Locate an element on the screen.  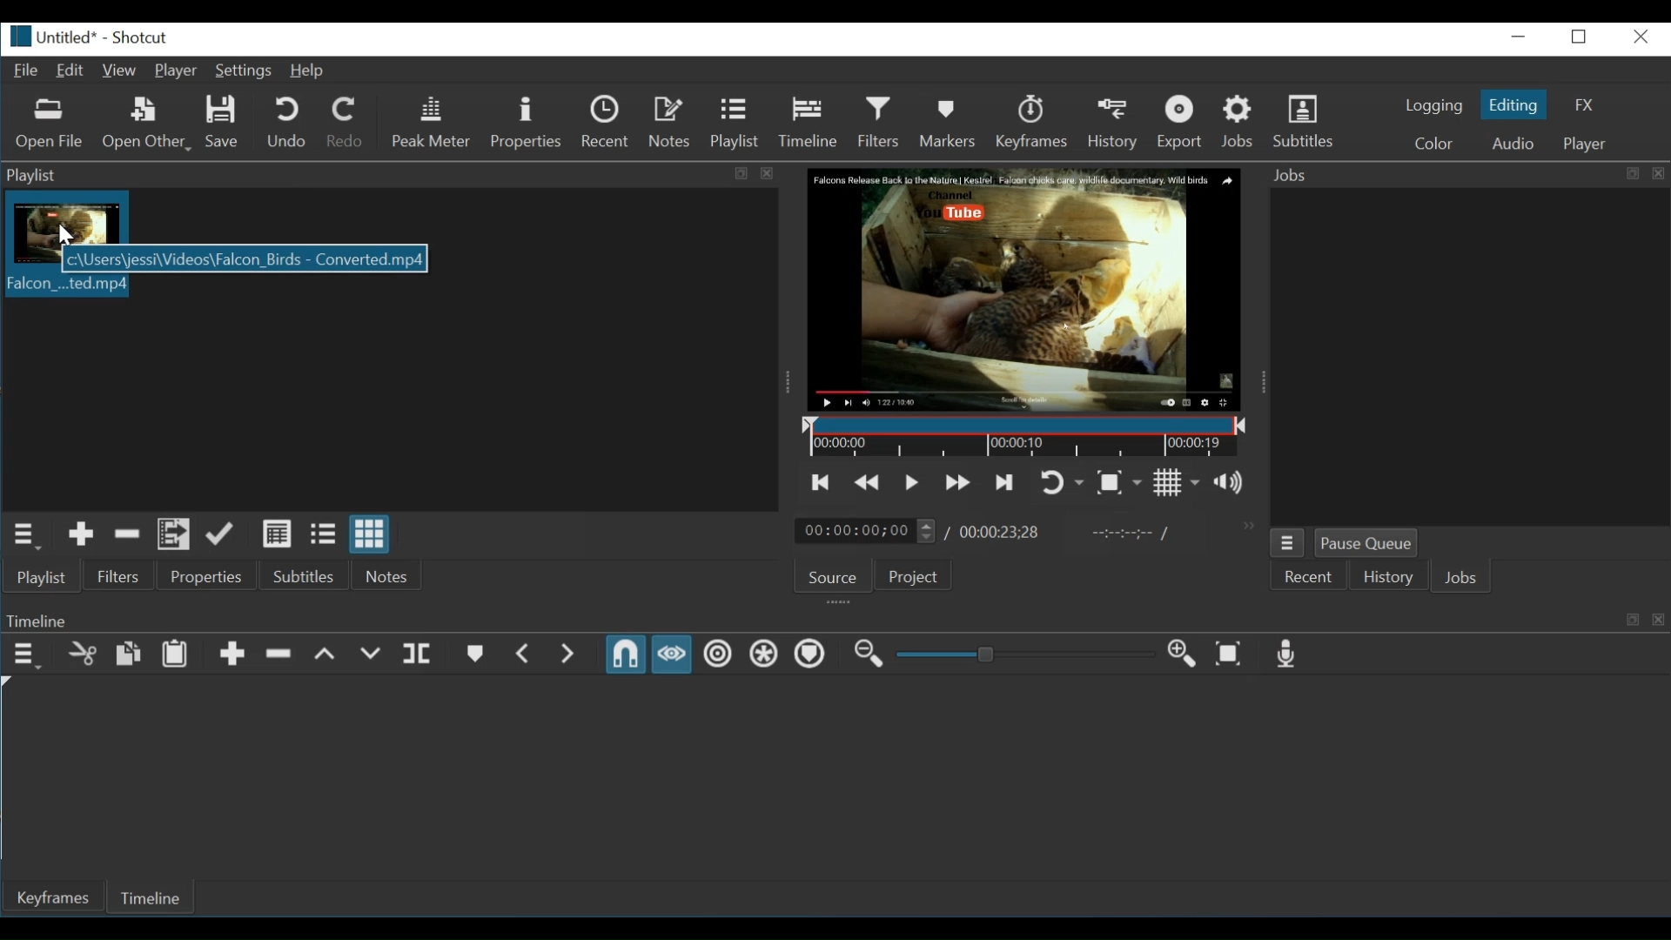
Cursor is located at coordinates (59, 235).